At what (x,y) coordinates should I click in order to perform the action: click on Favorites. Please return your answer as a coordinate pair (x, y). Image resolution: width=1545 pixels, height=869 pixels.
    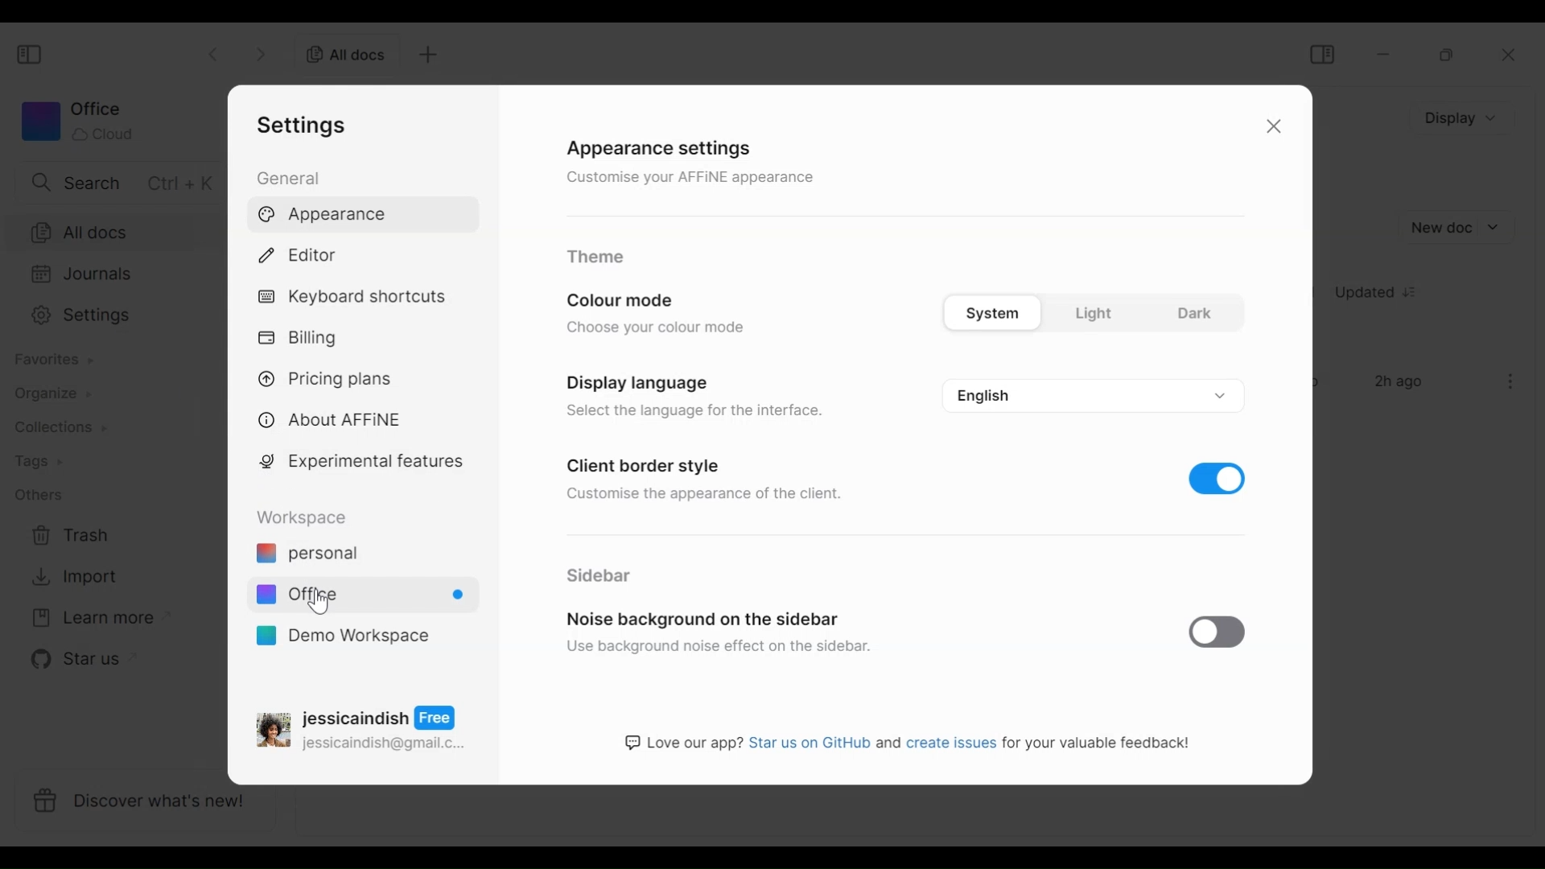
    Looking at the image, I should click on (52, 360).